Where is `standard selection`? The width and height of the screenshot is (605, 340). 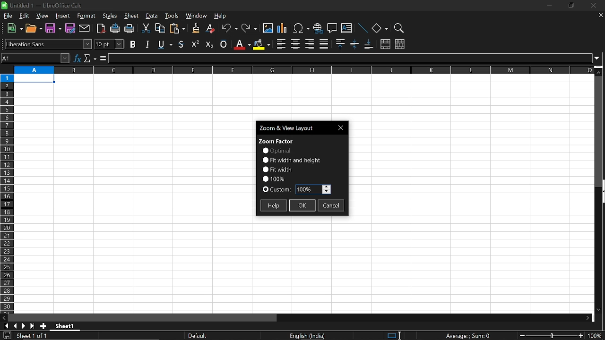 standard selection is located at coordinates (394, 335).